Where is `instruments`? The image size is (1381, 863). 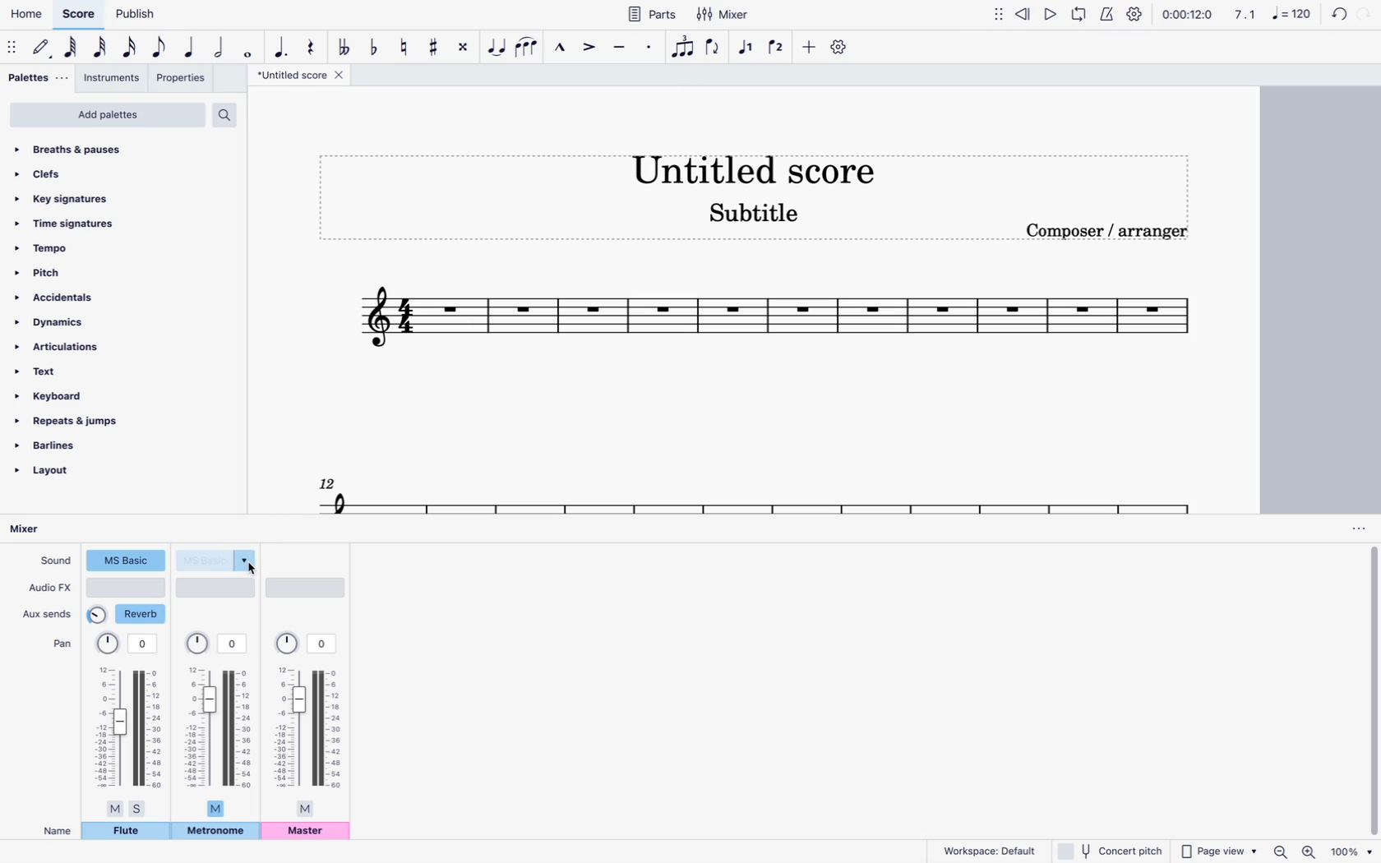
instruments is located at coordinates (113, 80).